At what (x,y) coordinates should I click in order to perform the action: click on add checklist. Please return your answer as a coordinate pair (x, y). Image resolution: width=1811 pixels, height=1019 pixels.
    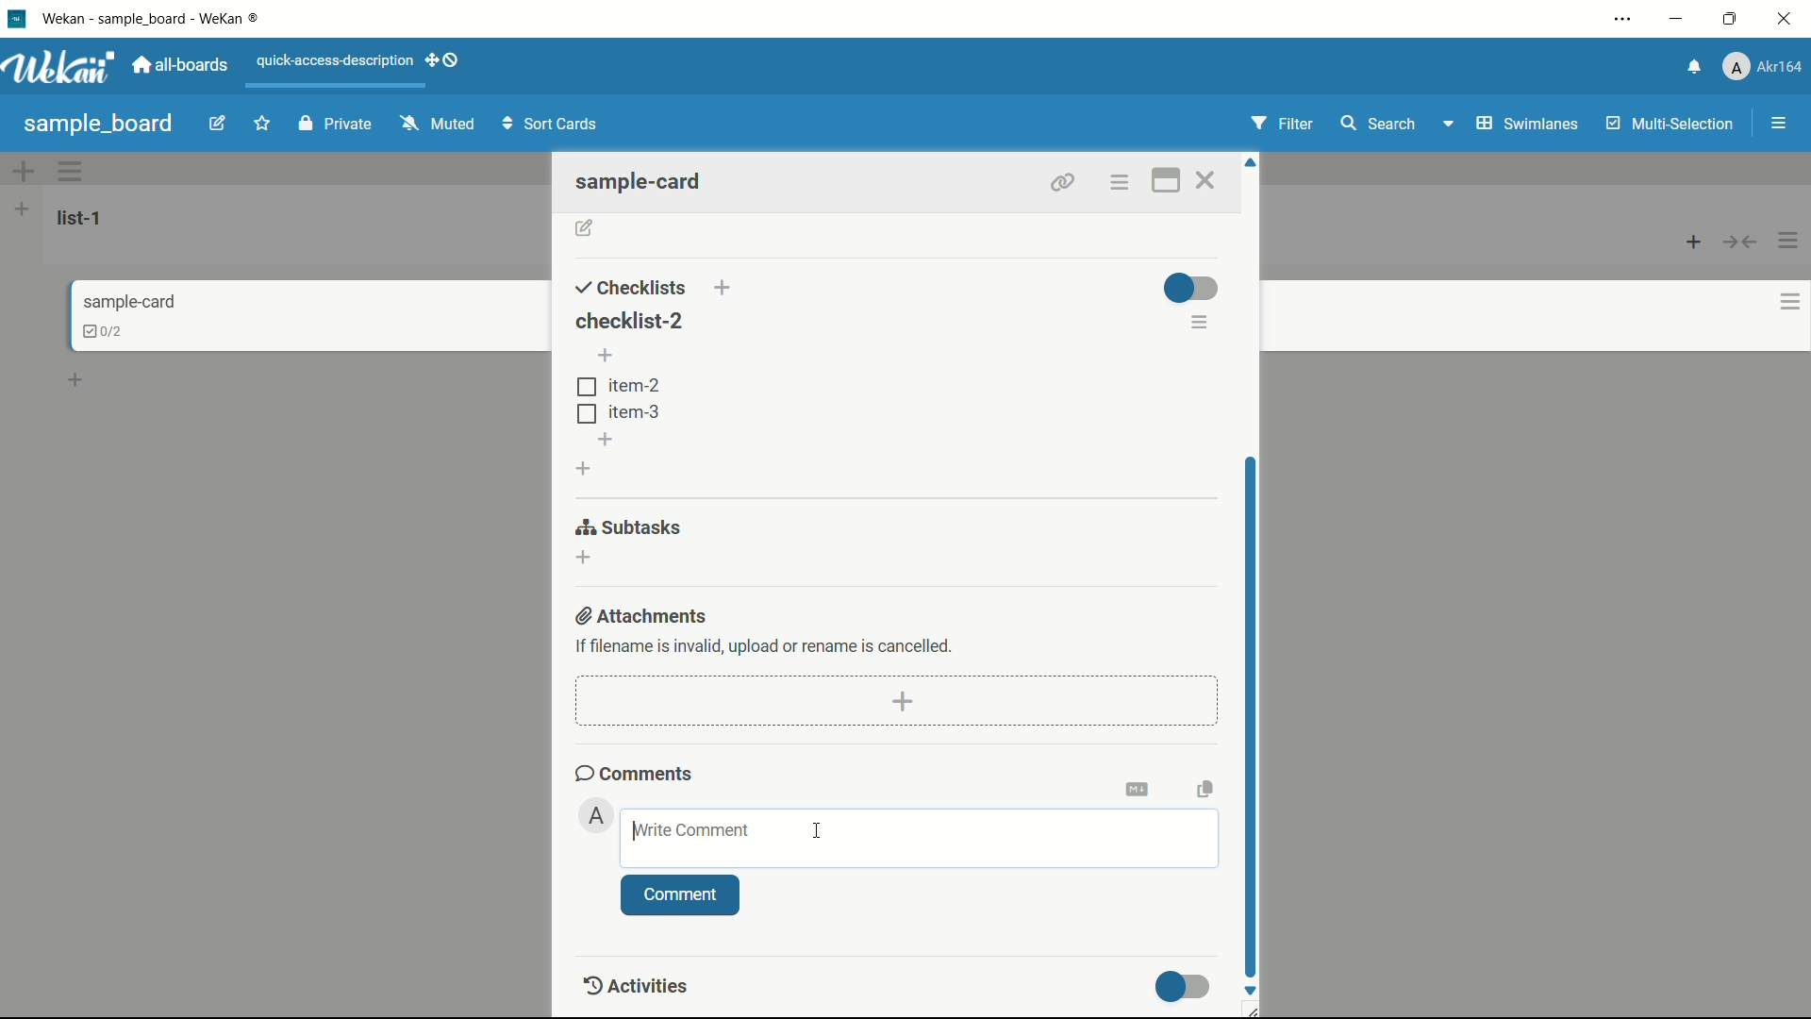
    Looking at the image, I should click on (585, 468).